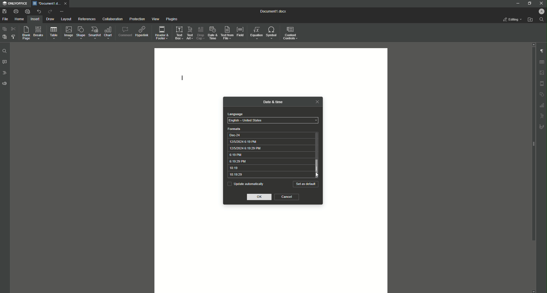 This screenshot has height=293, width=547. Describe the element at coordinates (4, 51) in the screenshot. I see `Find` at that location.